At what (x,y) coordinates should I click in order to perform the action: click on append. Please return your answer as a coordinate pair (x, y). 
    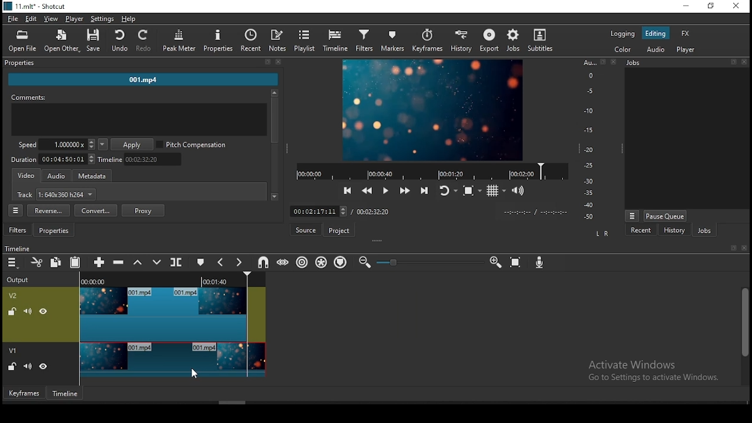
    Looking at the image, I should click on (100, 263).